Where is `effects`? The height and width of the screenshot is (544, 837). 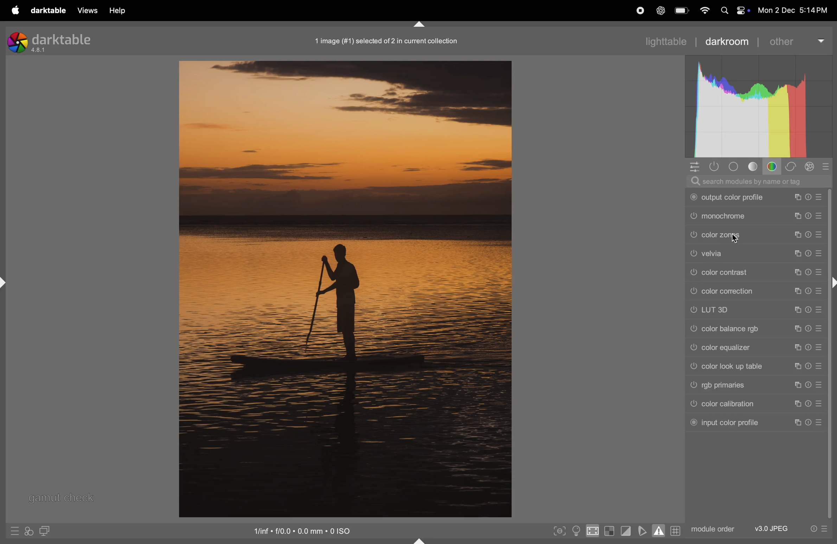
effects is located at coordinates (812, 166).